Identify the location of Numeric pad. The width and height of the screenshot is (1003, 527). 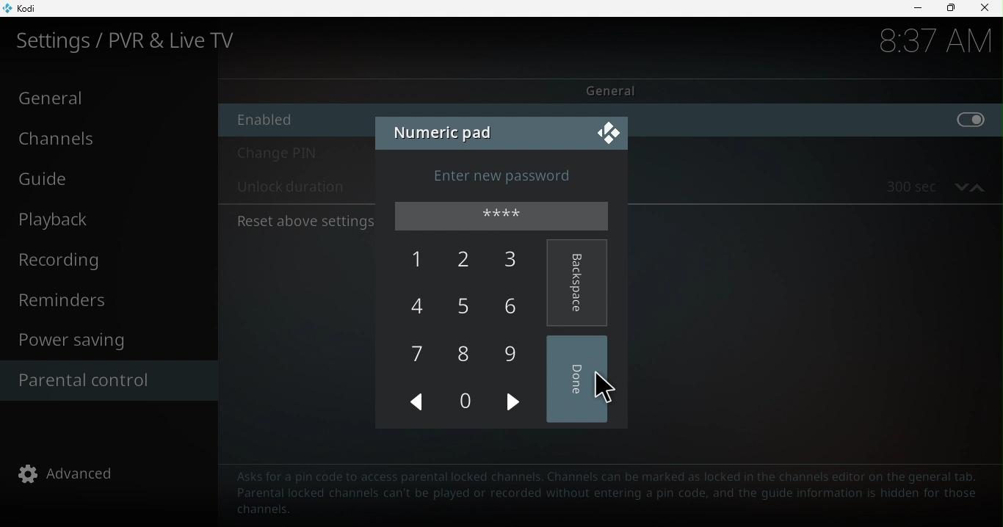
(444, 130).